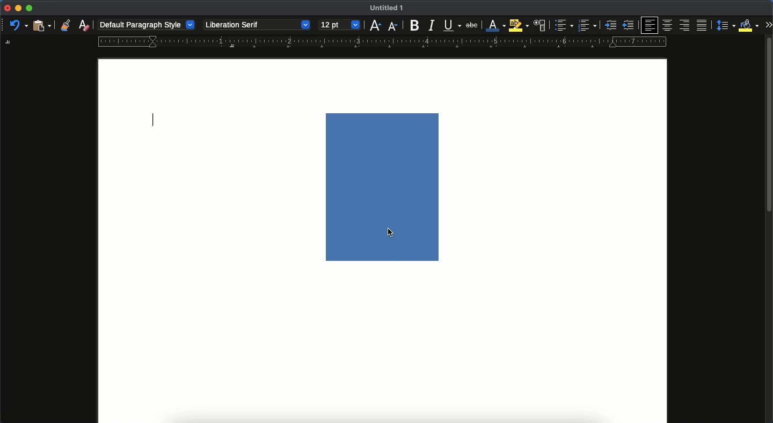 The image size is (773, 423). What do you see at coordinates (383, 42) in the screenshot?
I see `guide` at bounding box center [383, 42].